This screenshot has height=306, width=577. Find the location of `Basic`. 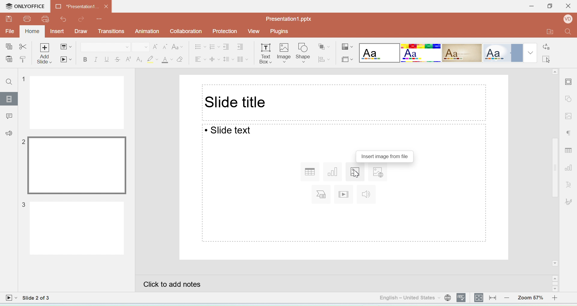

Basic is located at coordinates (421, 53).